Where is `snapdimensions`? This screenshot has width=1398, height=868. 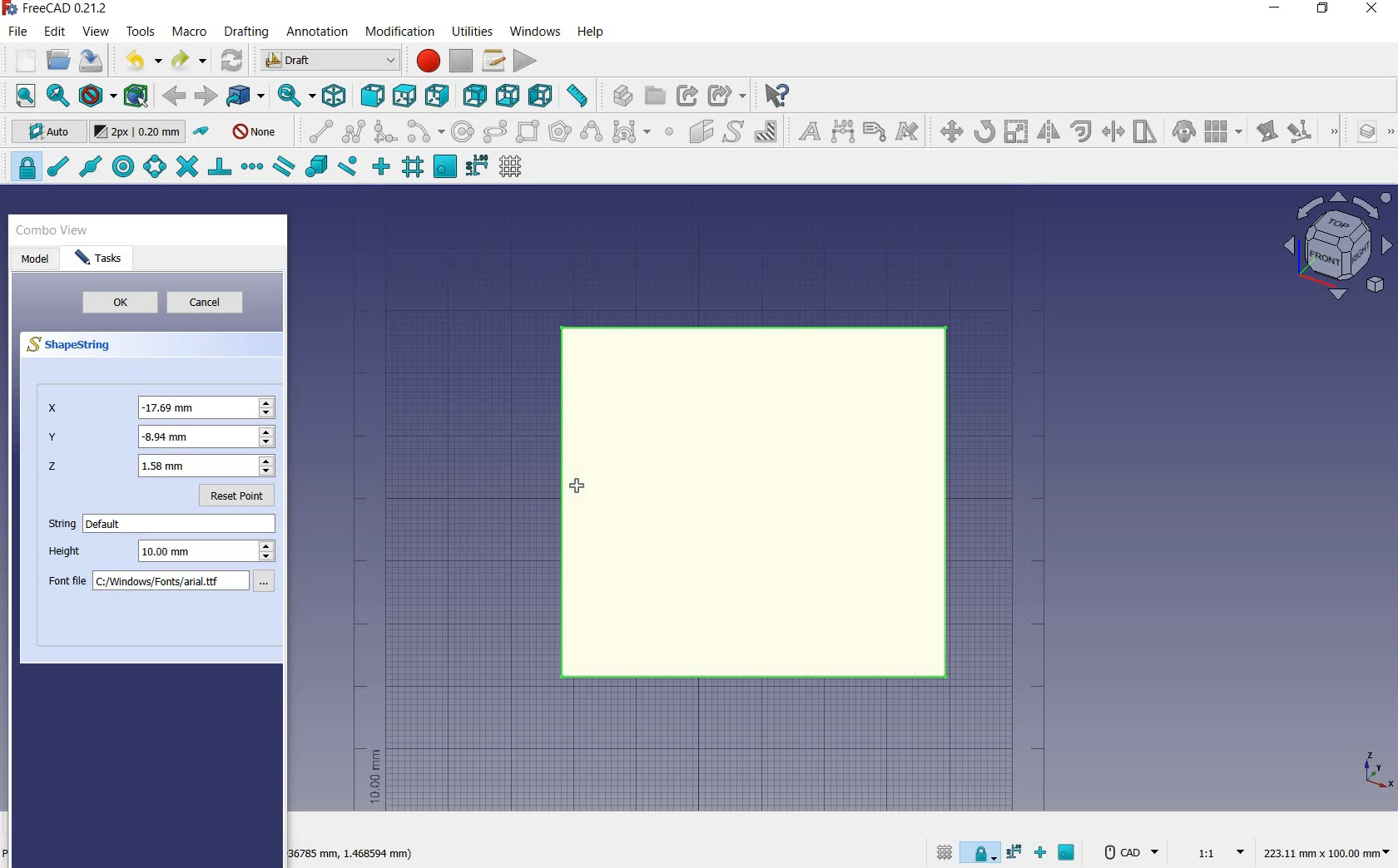 snapdimensions is located at coordinates (1017, 852).